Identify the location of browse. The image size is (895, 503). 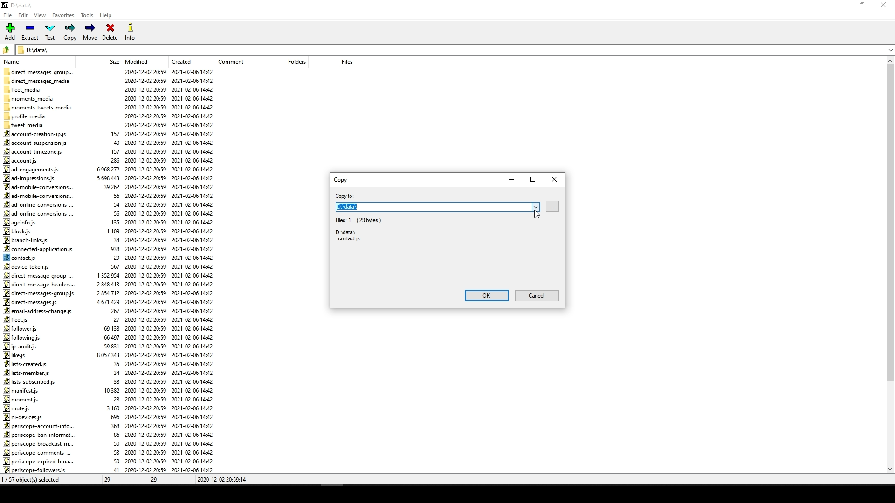
(552, 206).